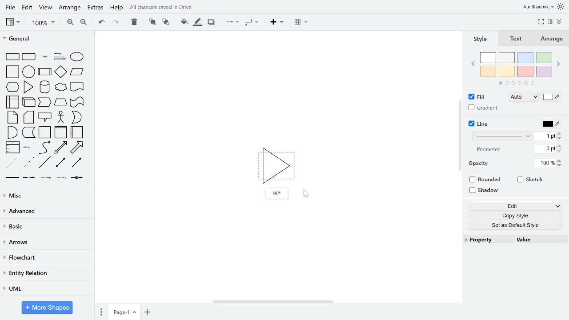 The width and height of the screenshot is (569, 320). I want to click on list item, so click(28, 148).